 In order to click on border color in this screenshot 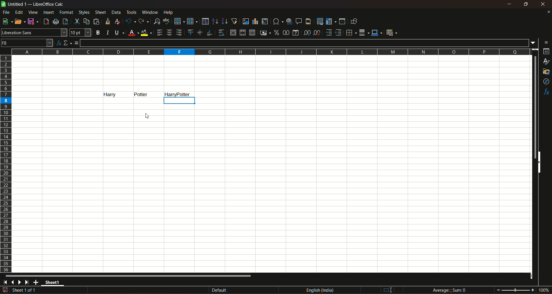, I will do `click(377, 32)`.